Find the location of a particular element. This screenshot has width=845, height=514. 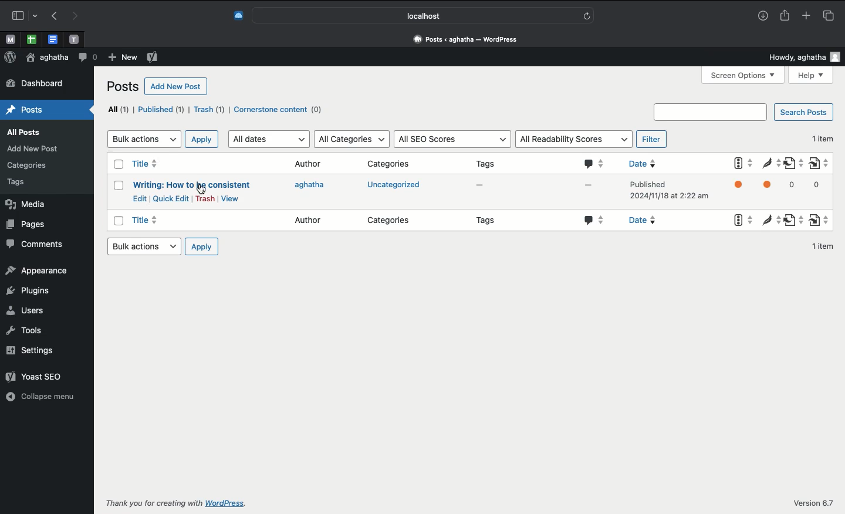

Apply is located at coordinates (202, 139).